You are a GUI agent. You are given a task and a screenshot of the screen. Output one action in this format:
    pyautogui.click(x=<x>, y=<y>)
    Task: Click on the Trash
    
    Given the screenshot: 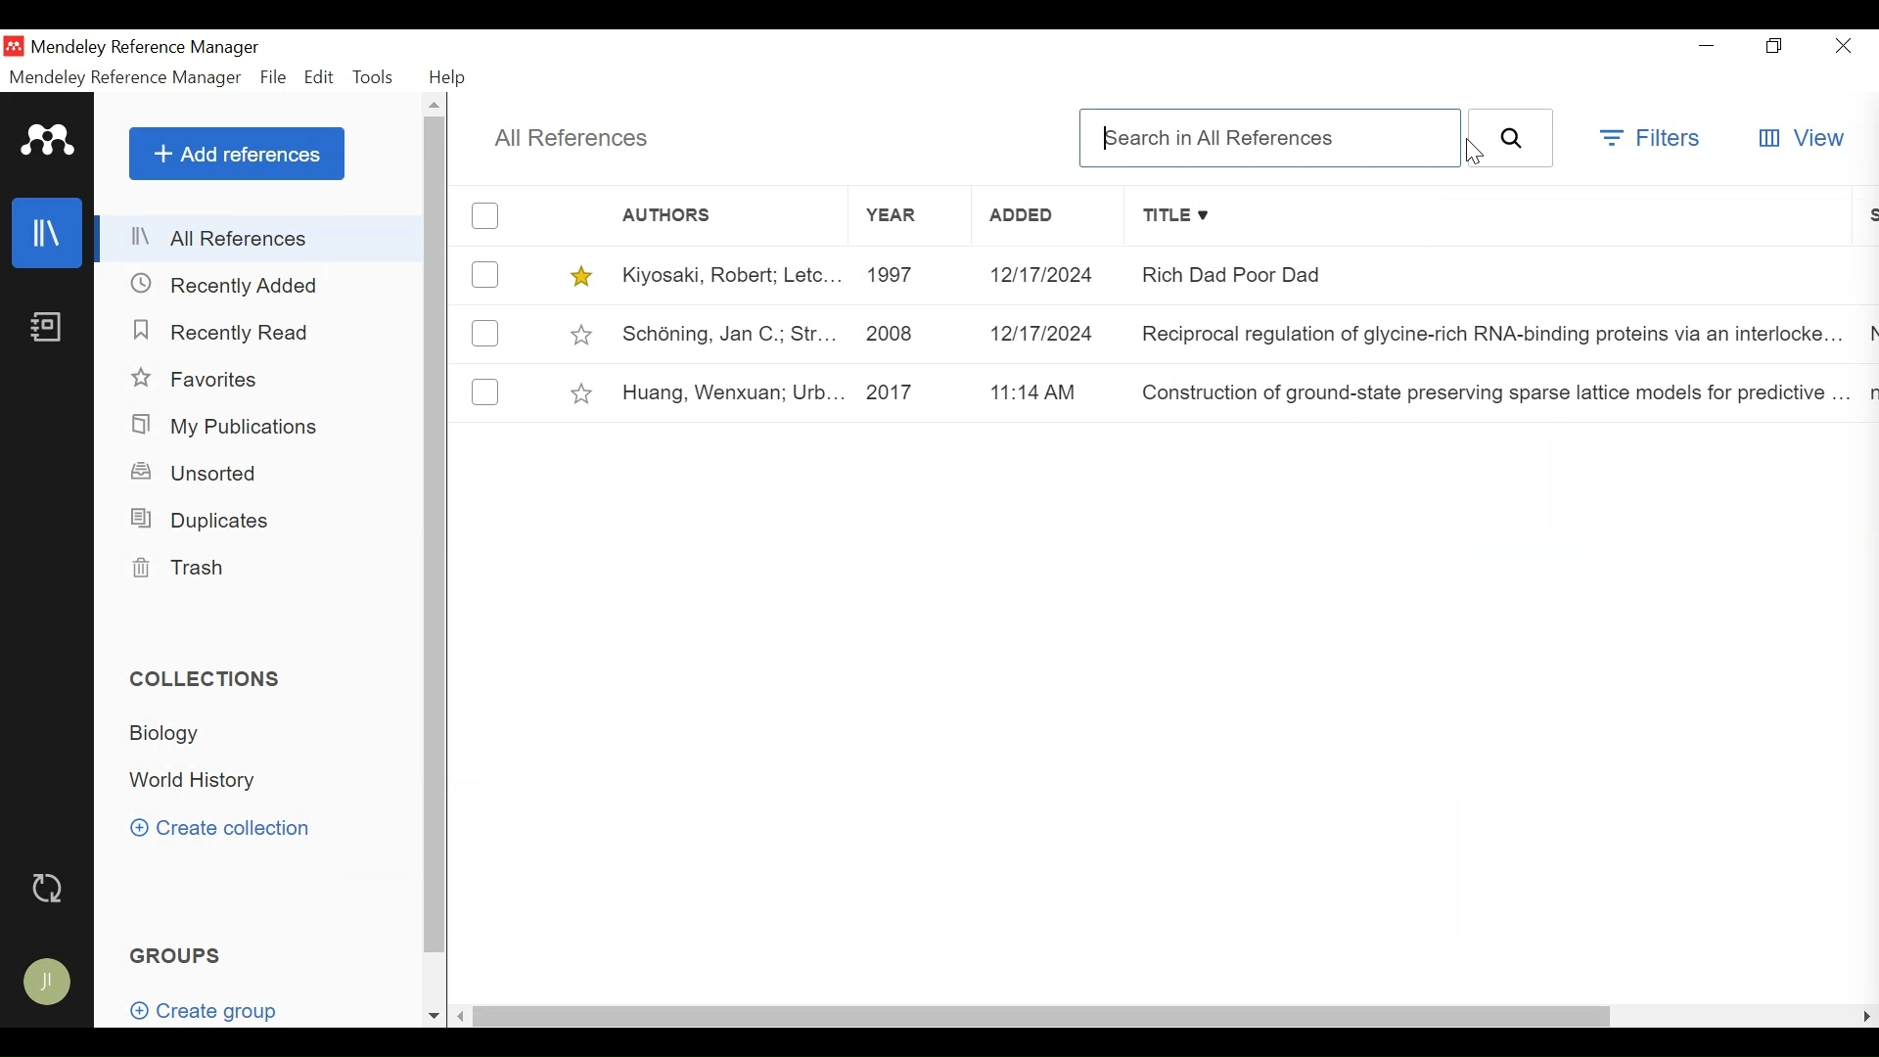 What is the action you would take?
    pyautogui.click(x=185, y=568)
    